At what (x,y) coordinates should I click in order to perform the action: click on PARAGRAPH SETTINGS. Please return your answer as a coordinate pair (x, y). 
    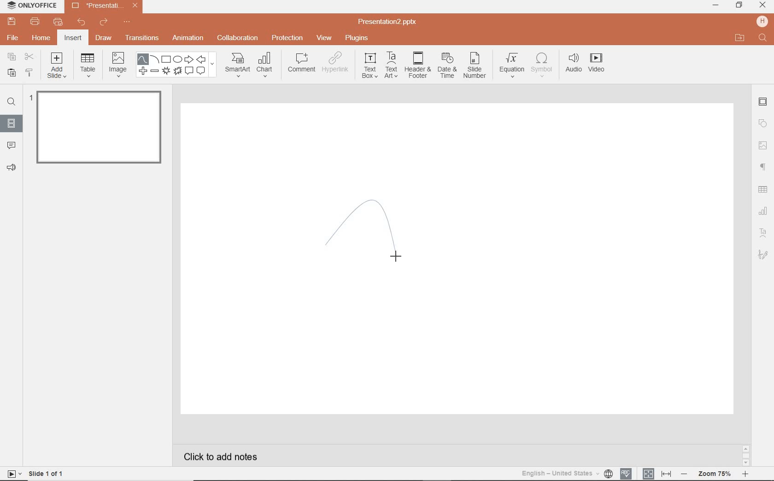
    Looking at the image, I should click on (762, 166).